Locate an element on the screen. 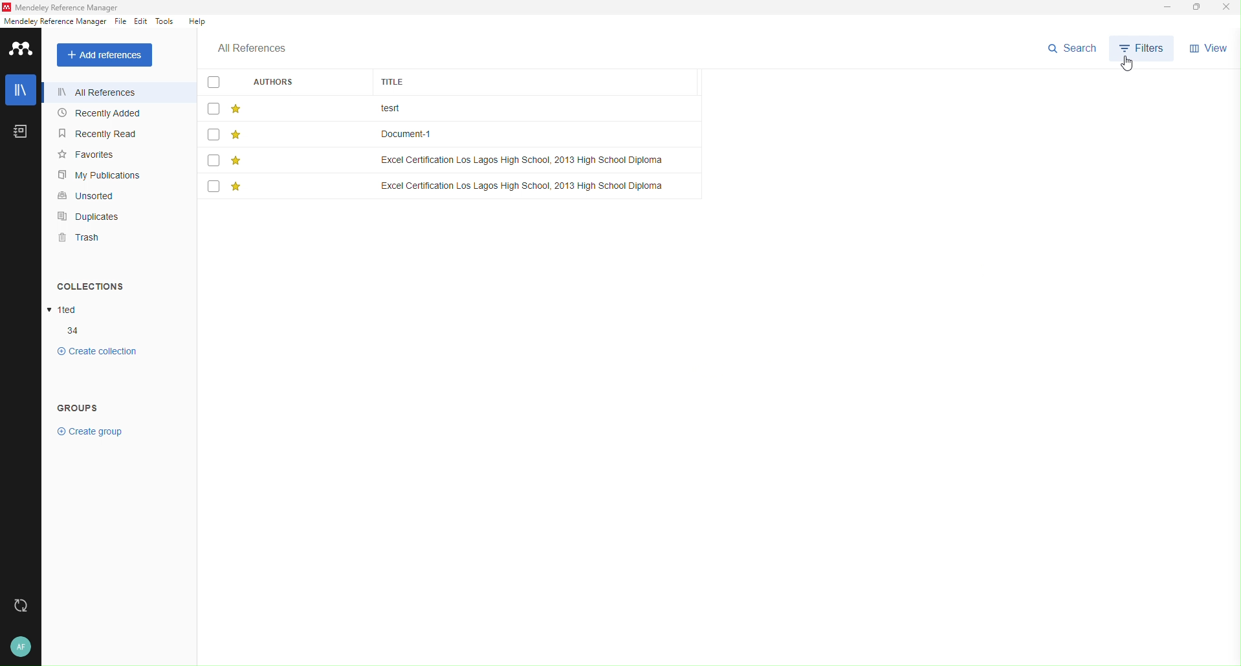 The height and width of the screenshot is (666, 1241). collections is located at coordinates (74, 330).